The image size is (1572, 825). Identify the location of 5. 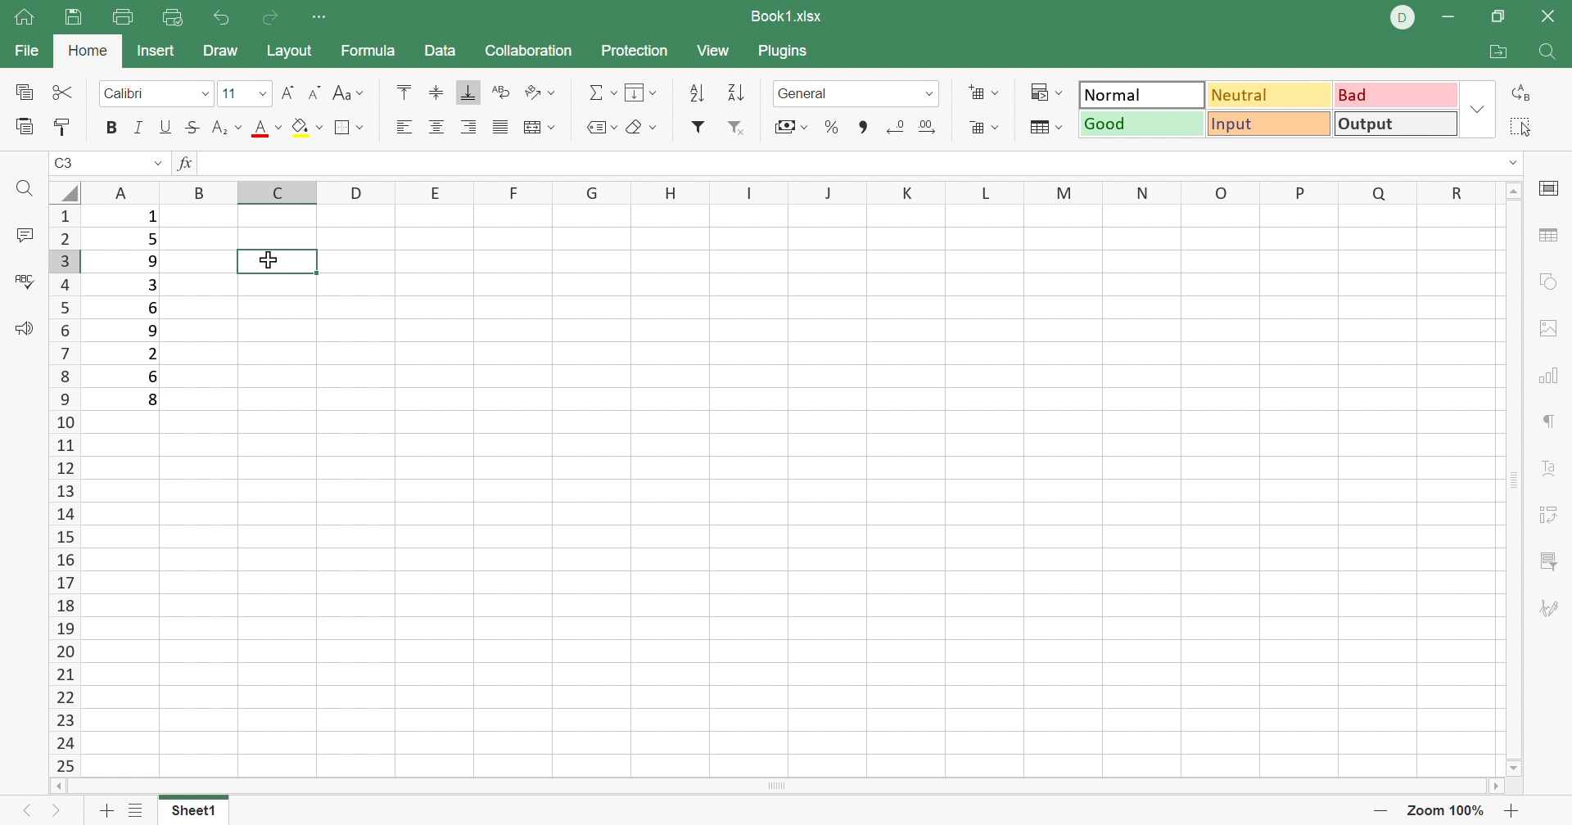
(151, 242).